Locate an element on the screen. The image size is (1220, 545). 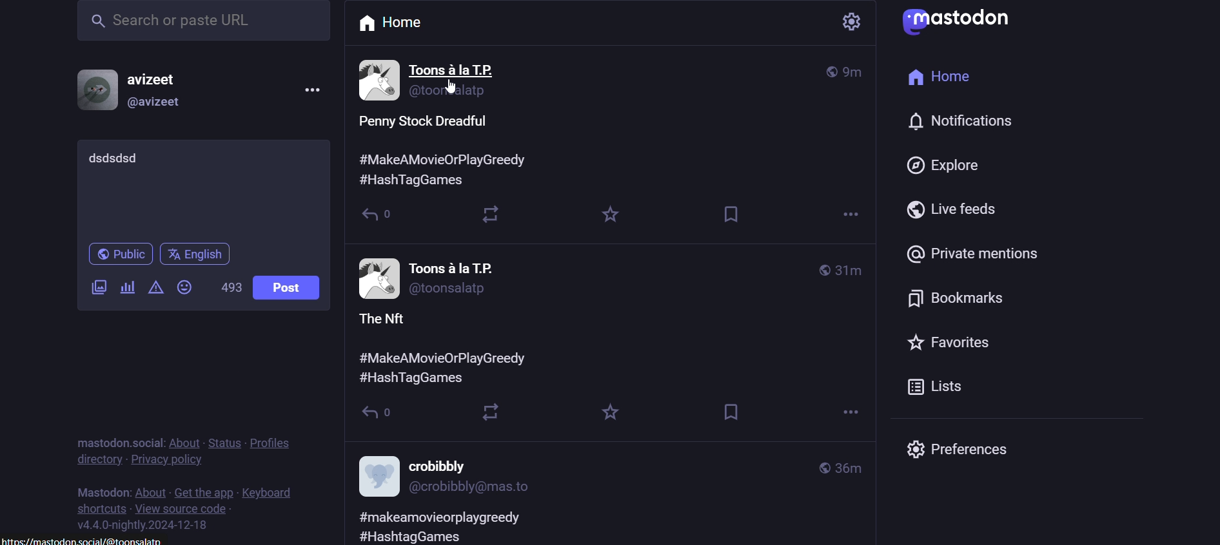
other post is located at coordinates (379, 477).